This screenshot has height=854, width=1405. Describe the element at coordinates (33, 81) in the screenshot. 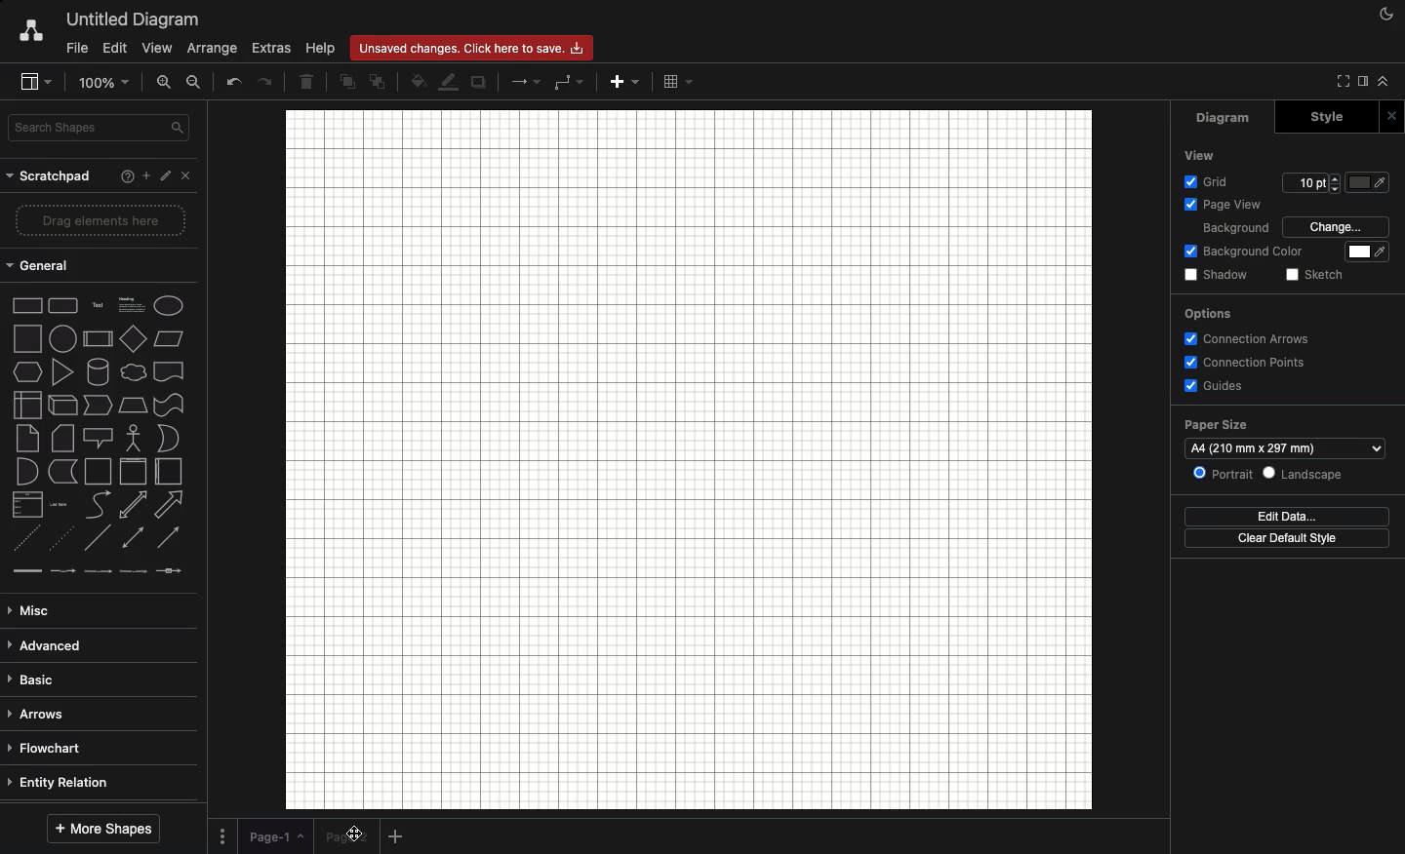

I see `Sidebar` at that location.